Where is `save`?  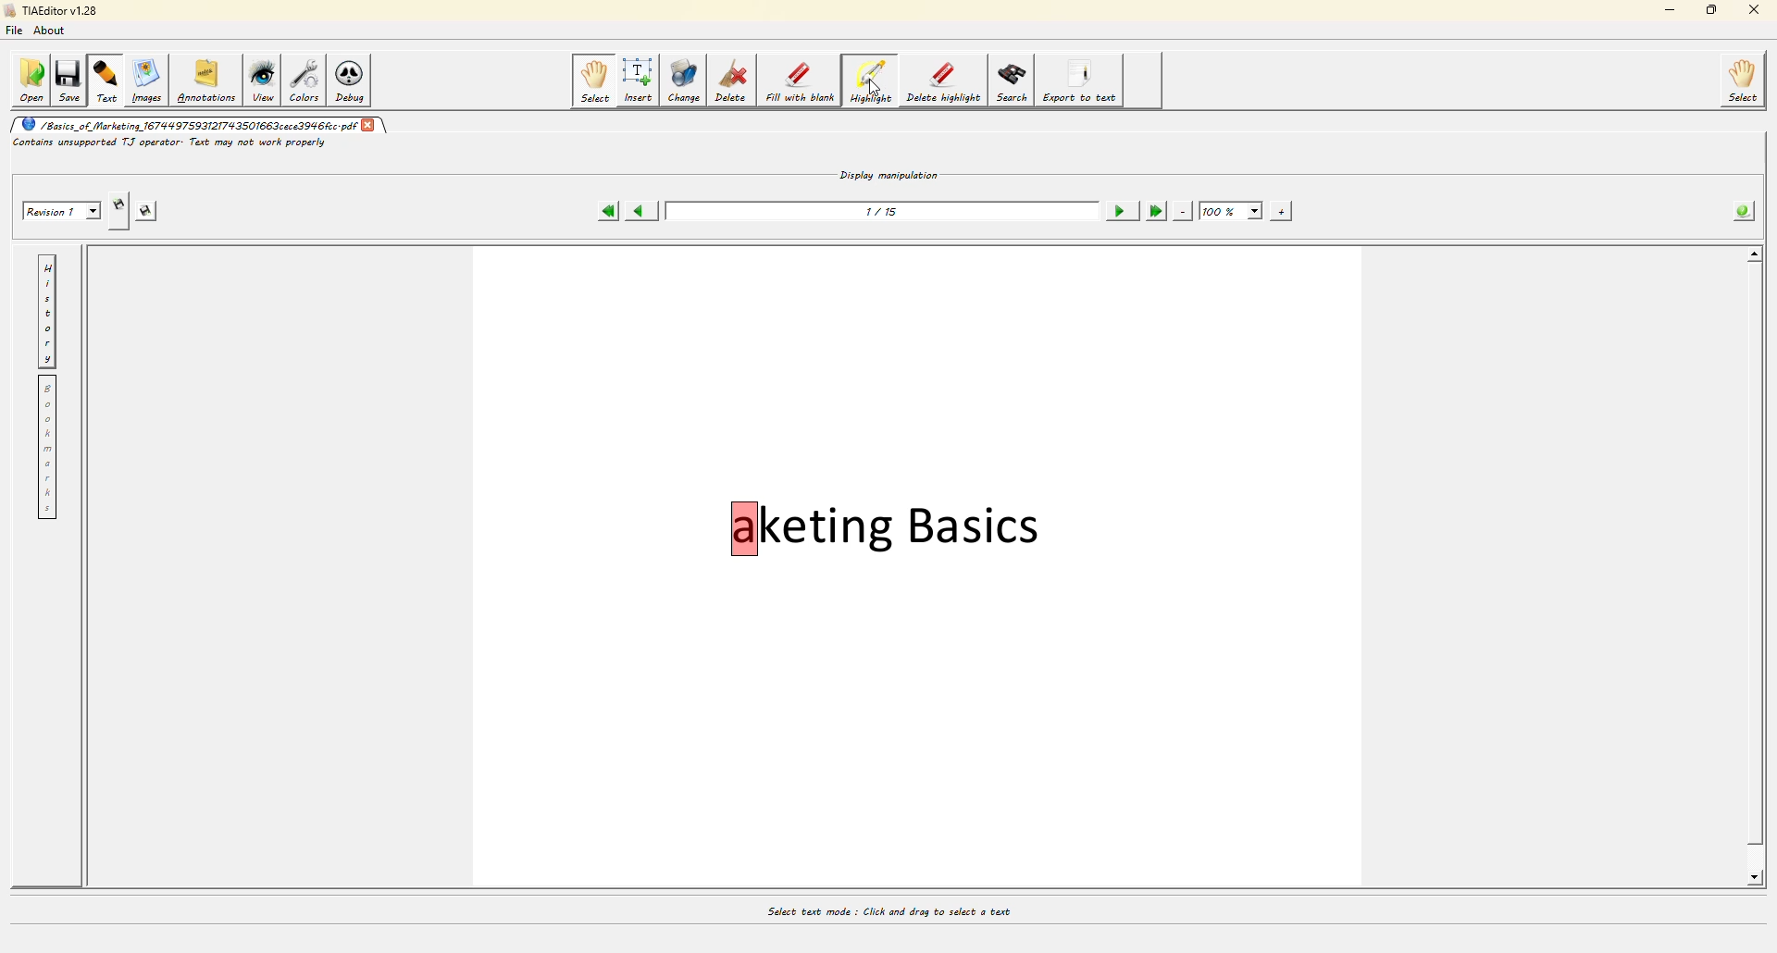 save is located at coordinates (68, 80).